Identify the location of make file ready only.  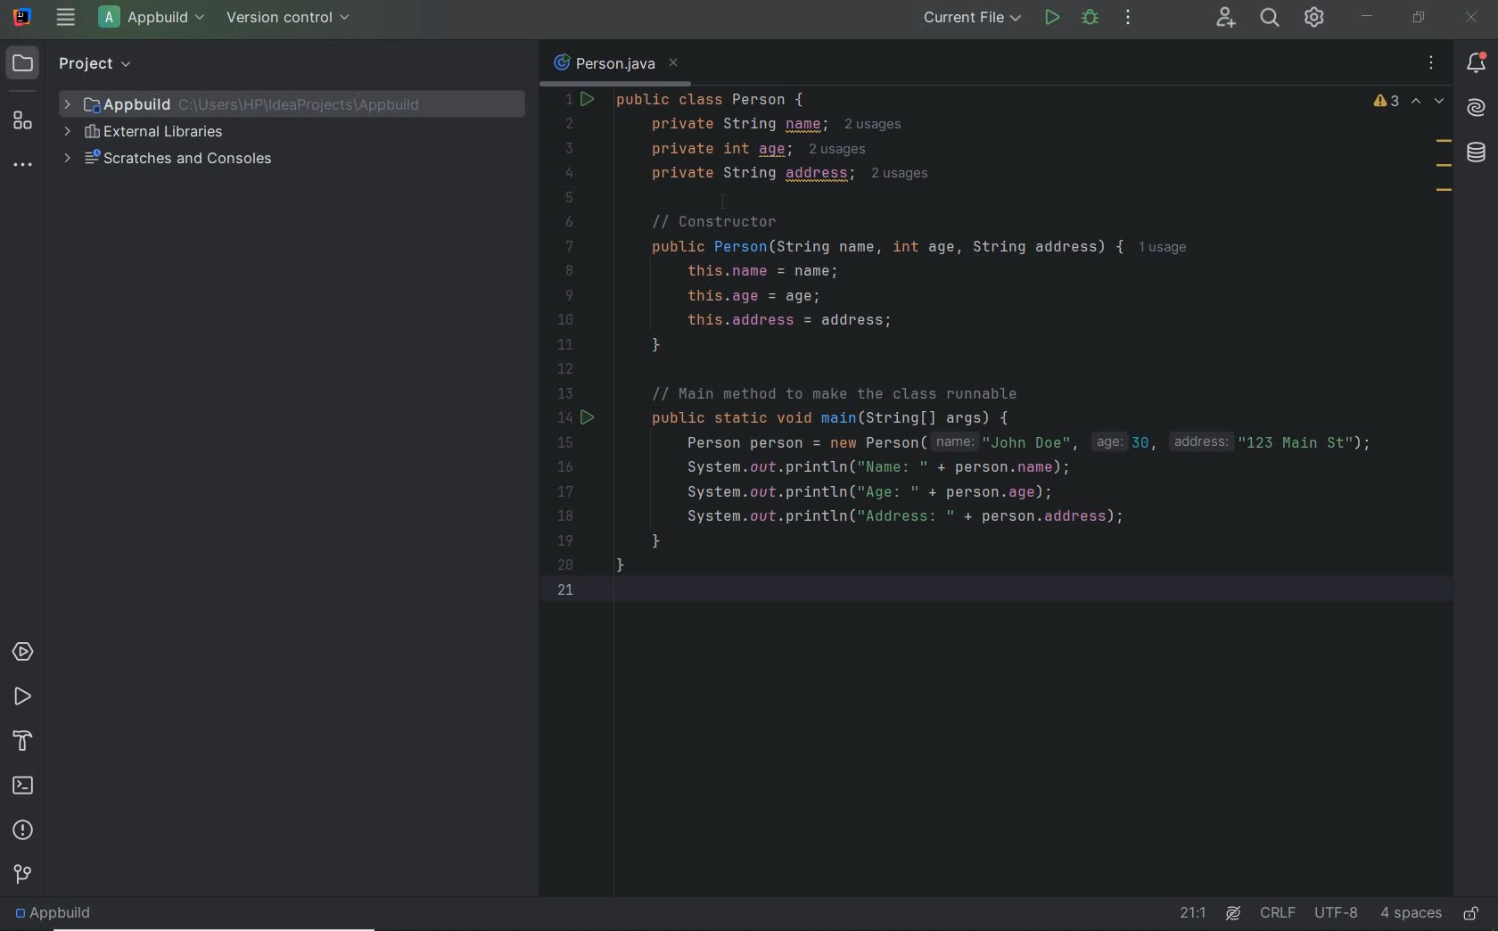
(1475, 916).